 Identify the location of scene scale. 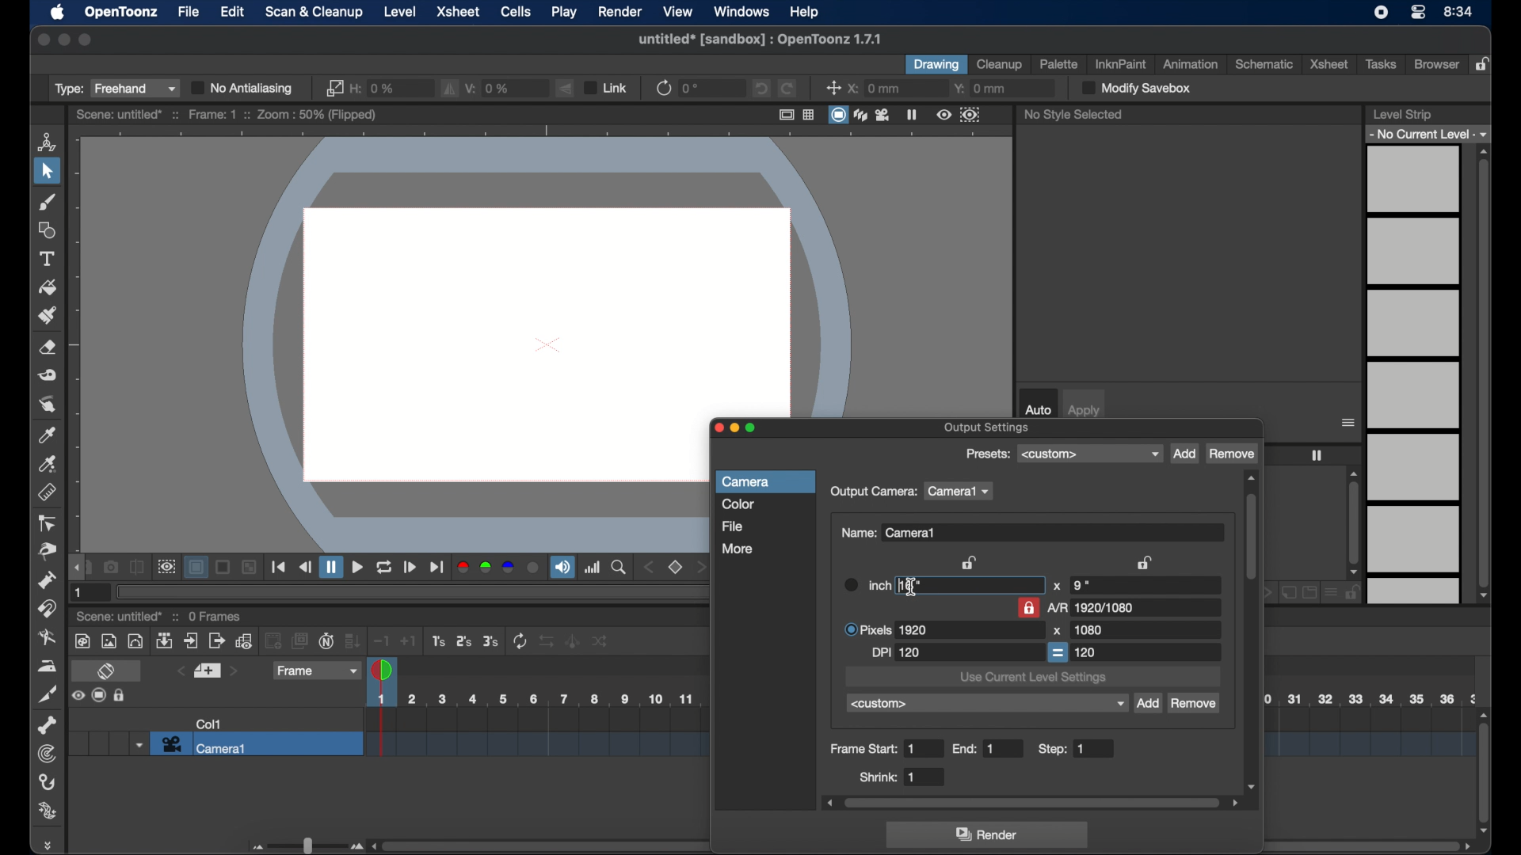
(532, 699).